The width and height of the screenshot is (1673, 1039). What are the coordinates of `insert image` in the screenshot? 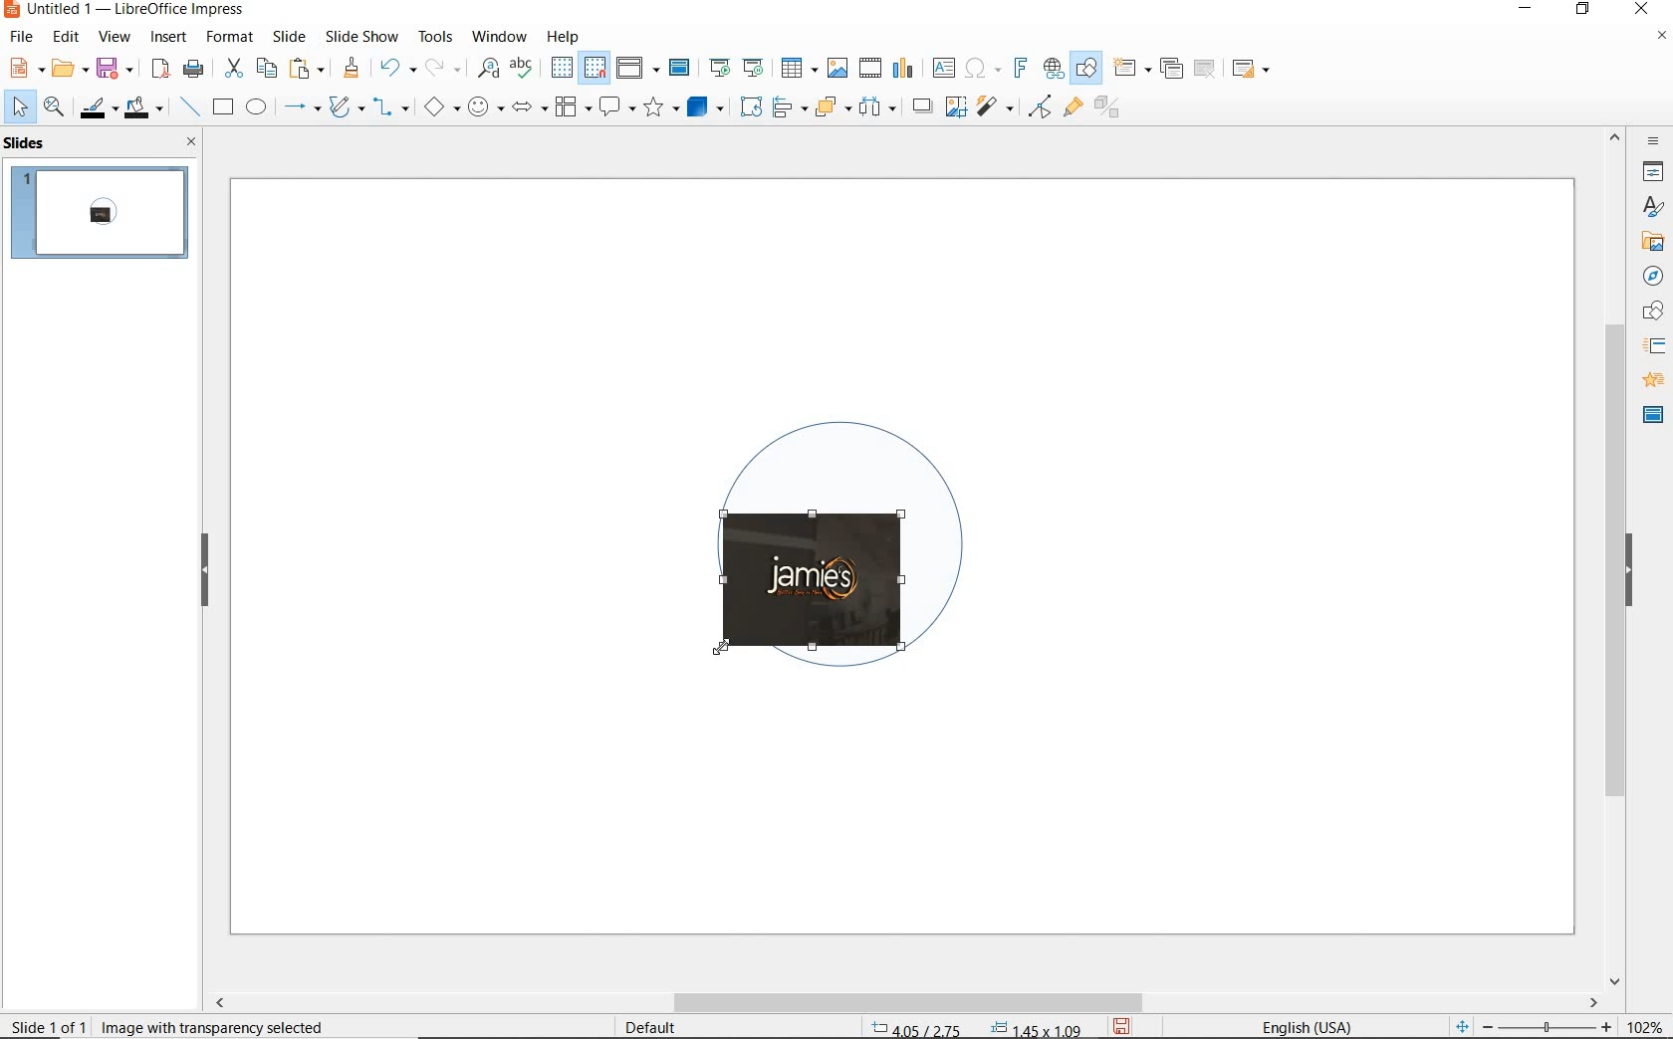 It's located at (836, 68).